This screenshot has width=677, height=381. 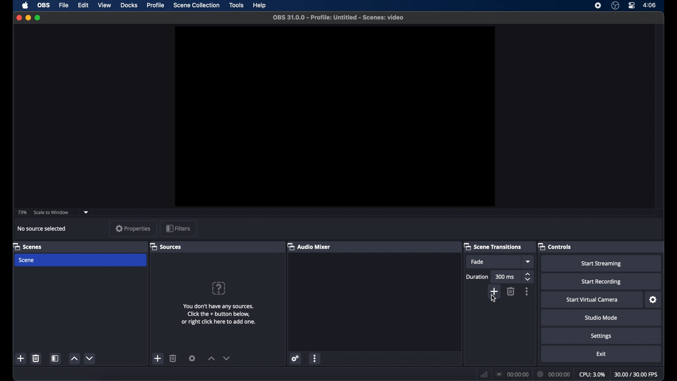 What do you see at coordinates (42, 229) in the screenshot?
I see `no source selected` at bounding box center [42, 229].